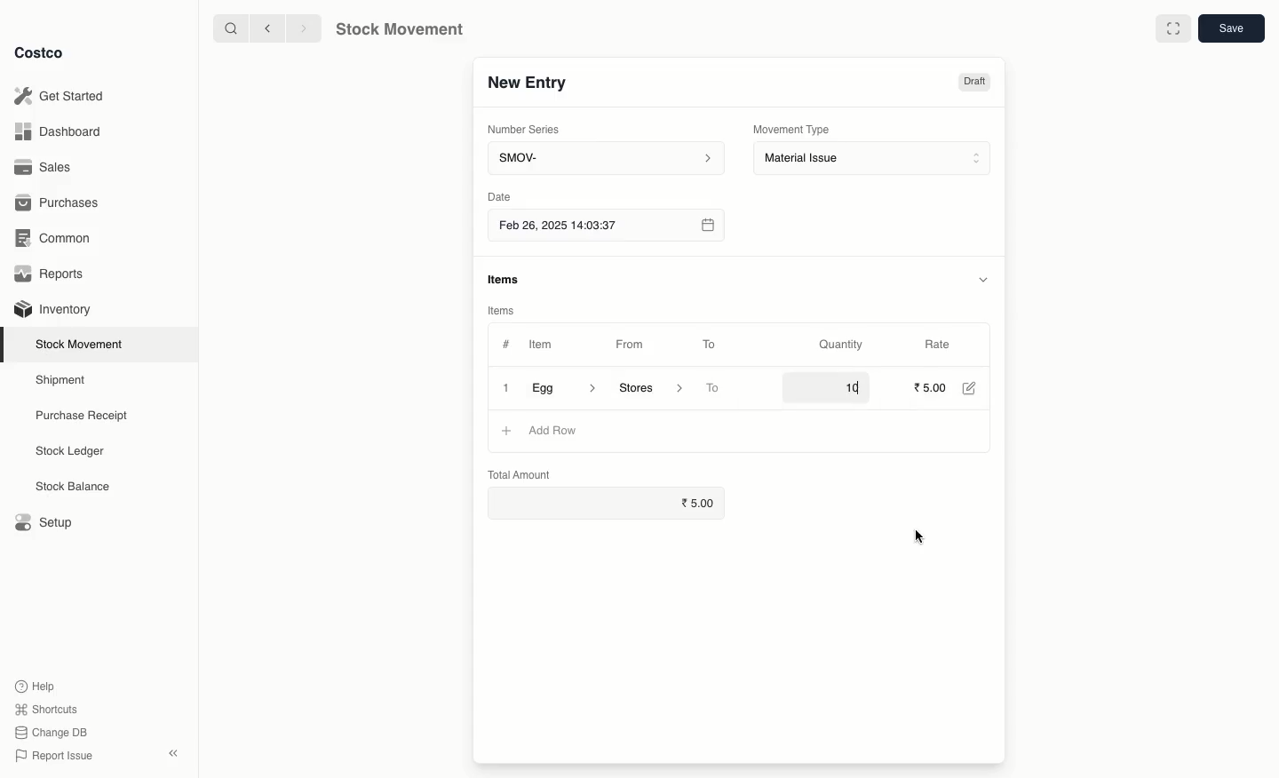  What do you see at coordinates (505, 430) in the screenshot?
I see `+` at bounding box center [505, 430].